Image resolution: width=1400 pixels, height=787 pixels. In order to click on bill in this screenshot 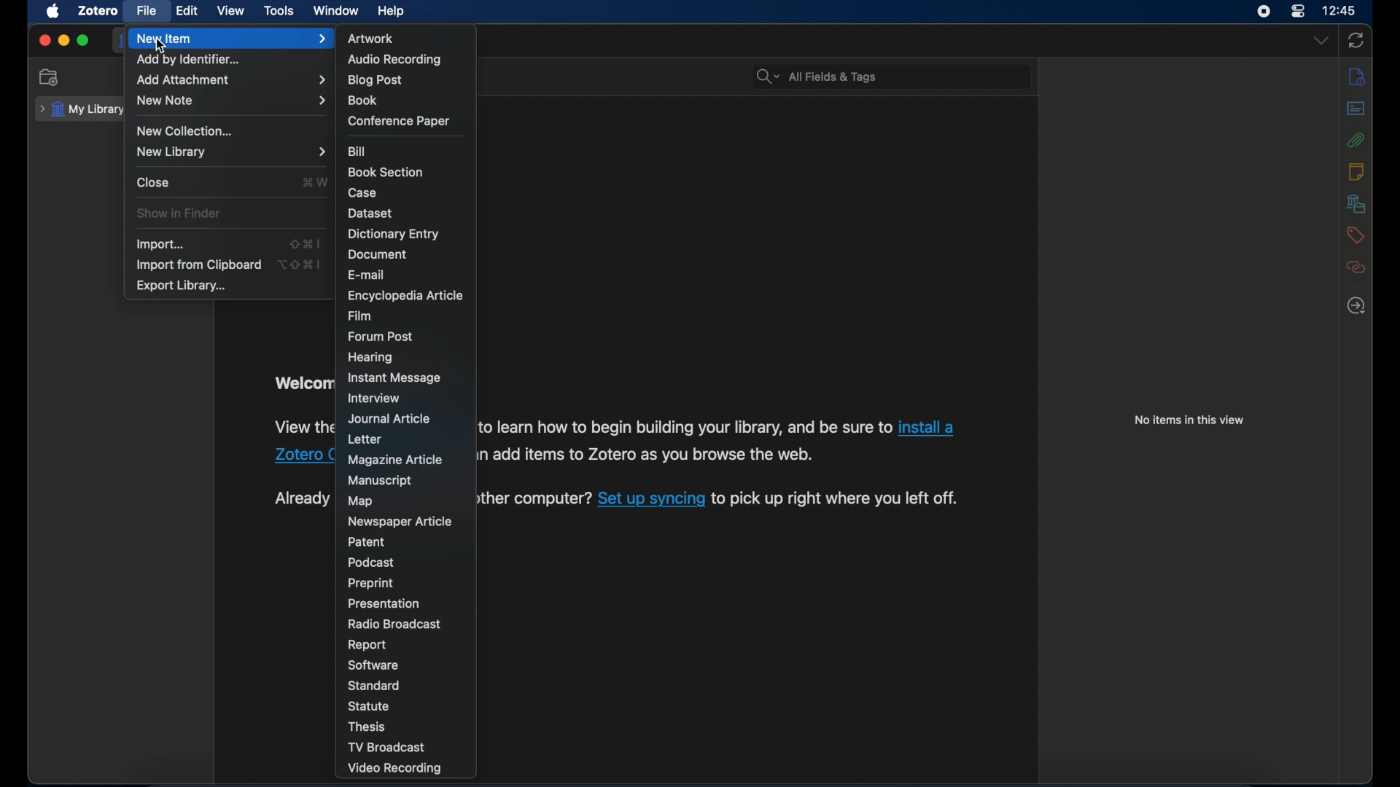, I will do `click(358, 151)`.